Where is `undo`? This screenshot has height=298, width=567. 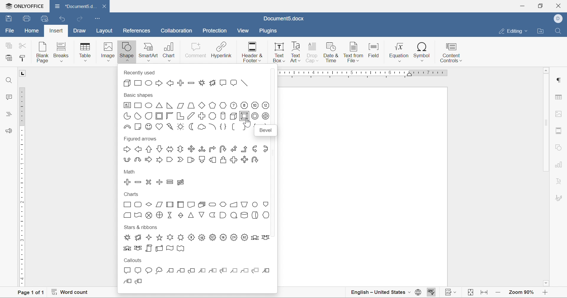
undo is located at coordinates (62, 19).